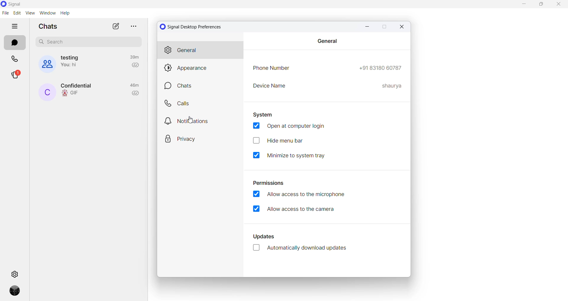 The image size is (568, 301). What do you see at coordinates (47, 93) in the screenshot?
I see `contact name` at bounding box center [47, 93].